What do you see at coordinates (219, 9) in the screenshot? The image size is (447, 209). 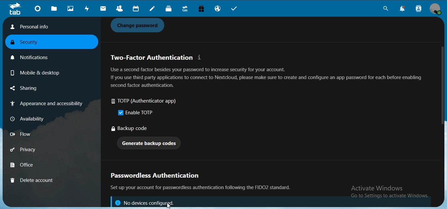 I see `email hosting` at bounding box center [219, 9].